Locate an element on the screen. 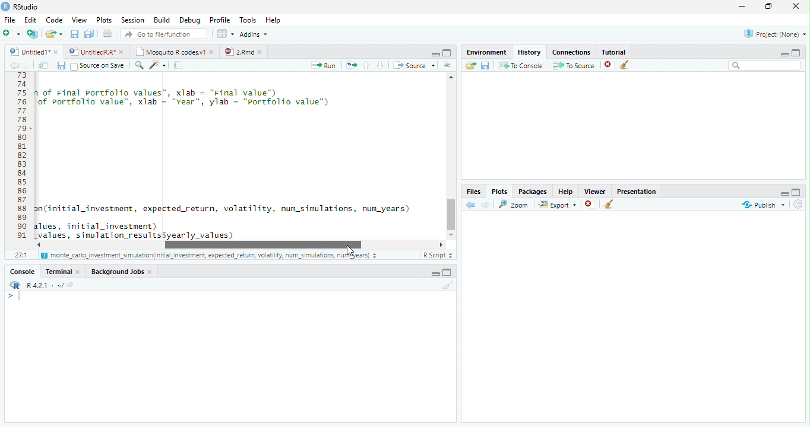 The width and height of the screenshot is (810, 427). Source is located at coordinates (413, 65).